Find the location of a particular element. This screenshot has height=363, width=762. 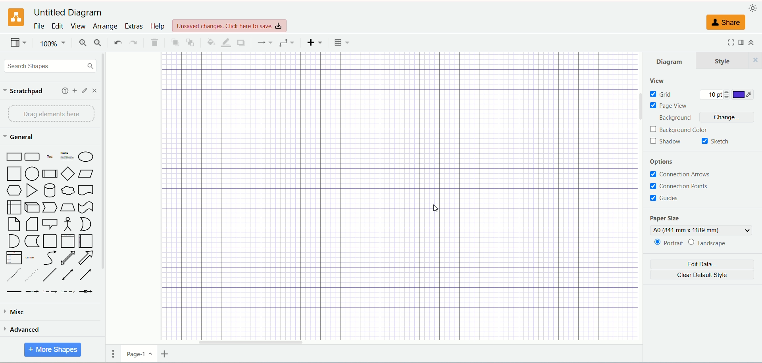

collapse/expand is located at coordinates (754, 43).